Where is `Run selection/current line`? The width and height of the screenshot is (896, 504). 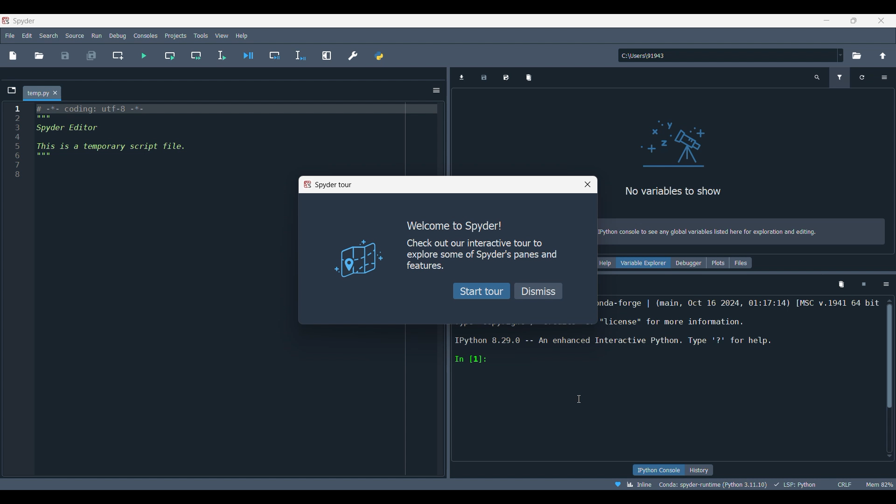
Run selection/current line is located at coordinates (222, 56).